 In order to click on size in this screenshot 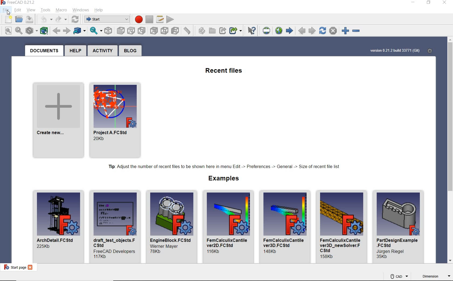, I will do `click(328, 257)`.